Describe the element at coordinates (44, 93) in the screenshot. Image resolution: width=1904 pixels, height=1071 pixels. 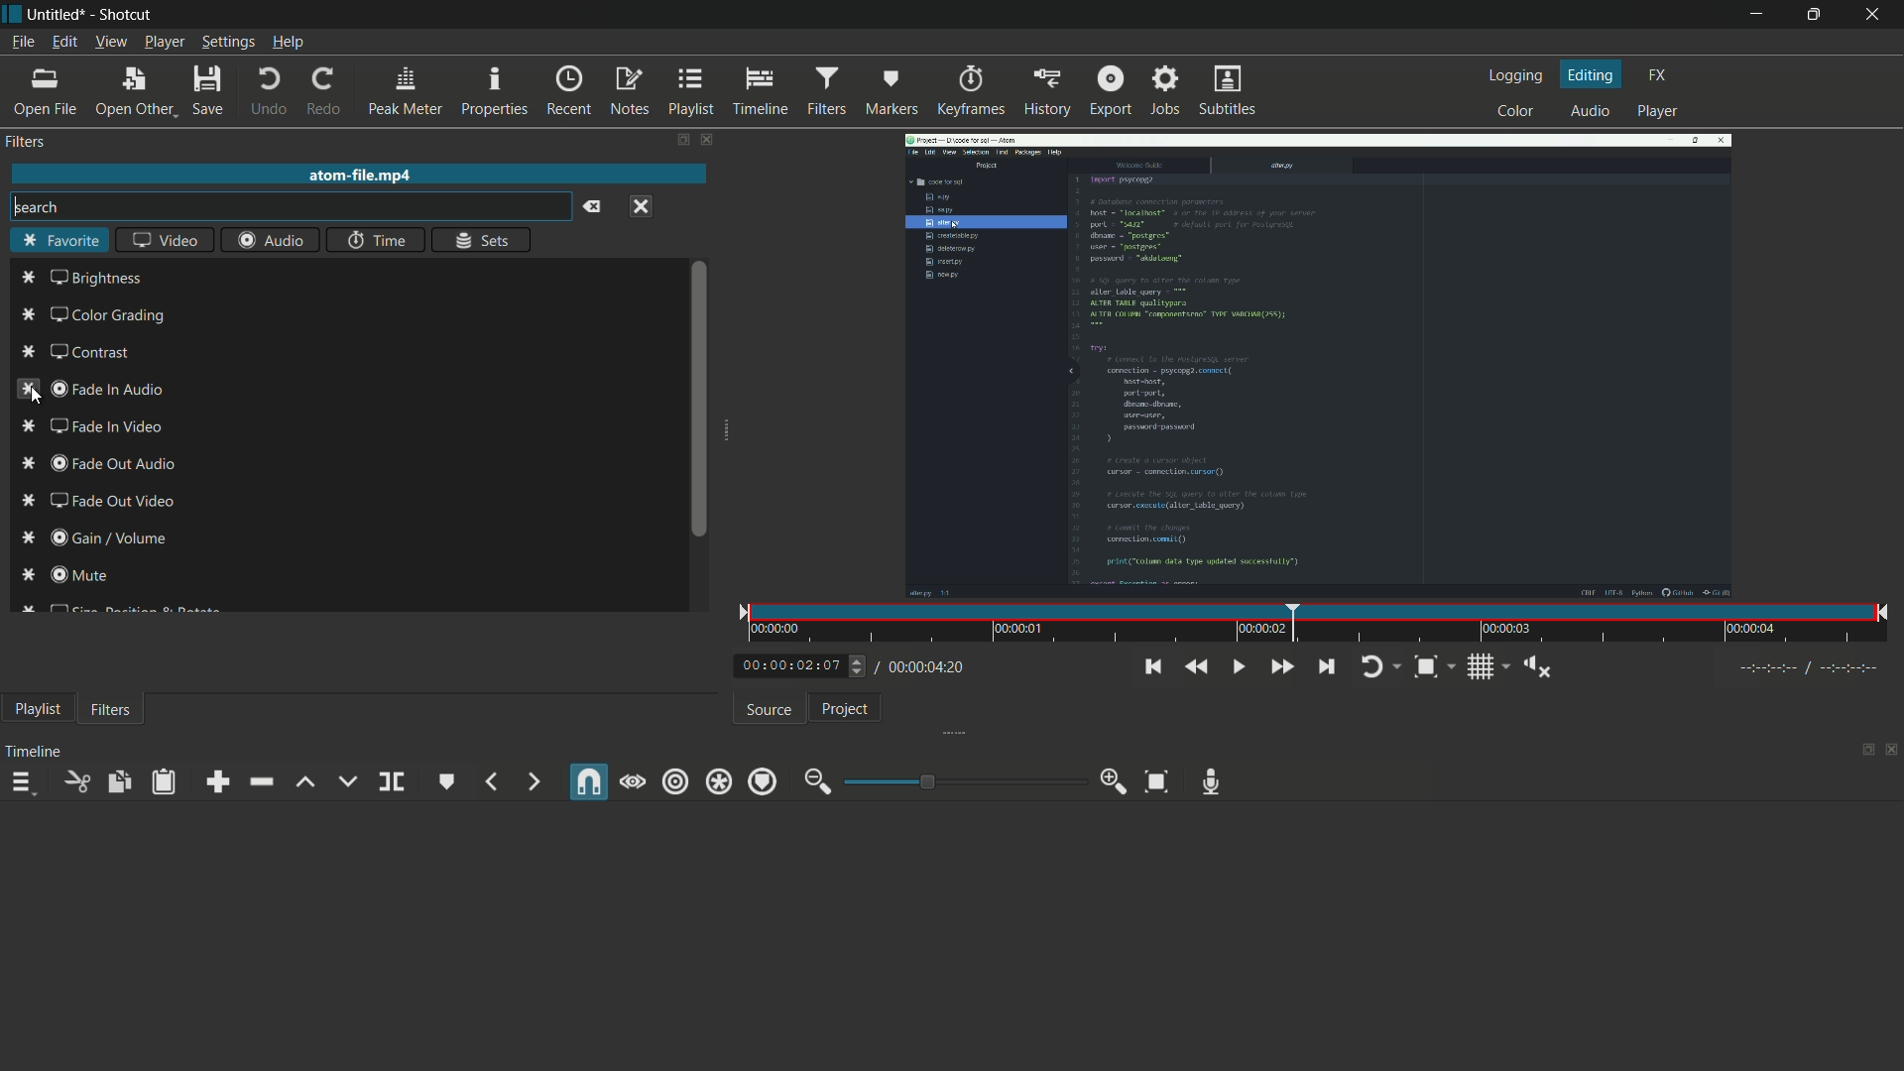
I see `open file` at that location.